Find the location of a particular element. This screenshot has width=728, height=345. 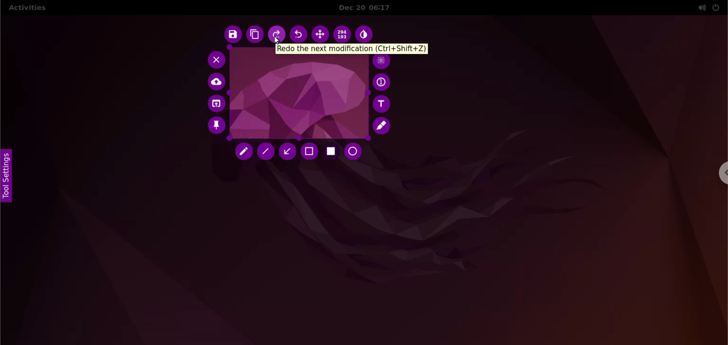

activities is located at coordinates (27, 9).